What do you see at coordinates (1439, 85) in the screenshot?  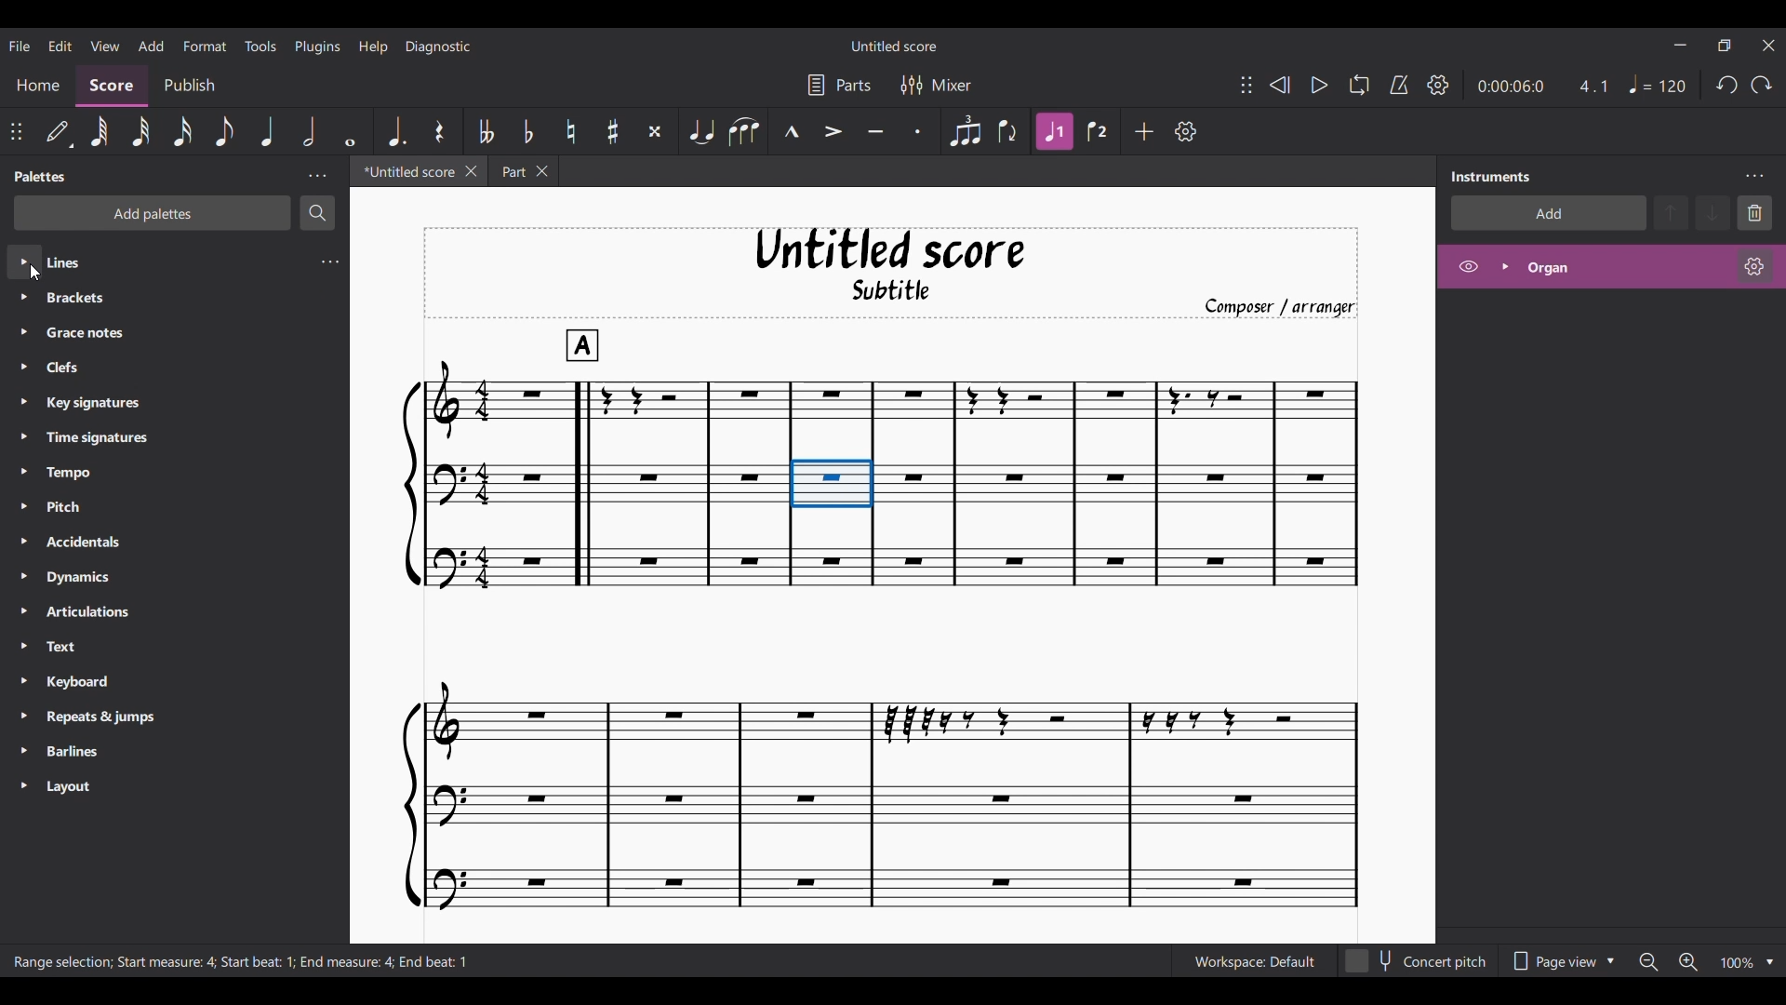 I see `Playback settings` at bounding box center [1439, 85].